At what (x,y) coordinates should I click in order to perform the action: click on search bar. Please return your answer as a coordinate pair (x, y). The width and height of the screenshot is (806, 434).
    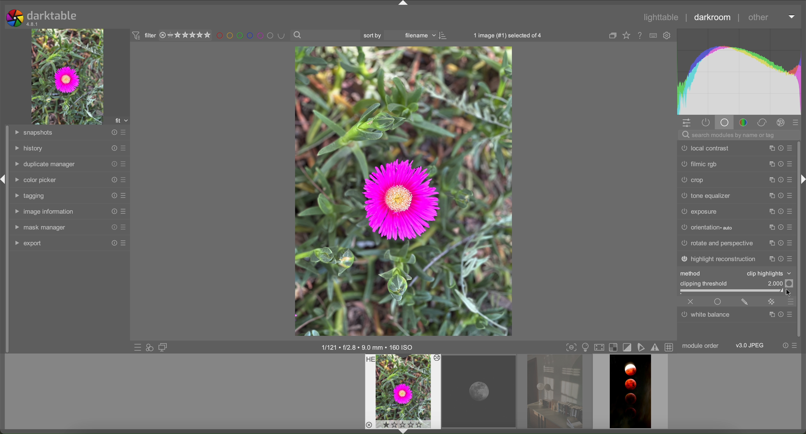
    Looking at the image, I should click on (326, 35).